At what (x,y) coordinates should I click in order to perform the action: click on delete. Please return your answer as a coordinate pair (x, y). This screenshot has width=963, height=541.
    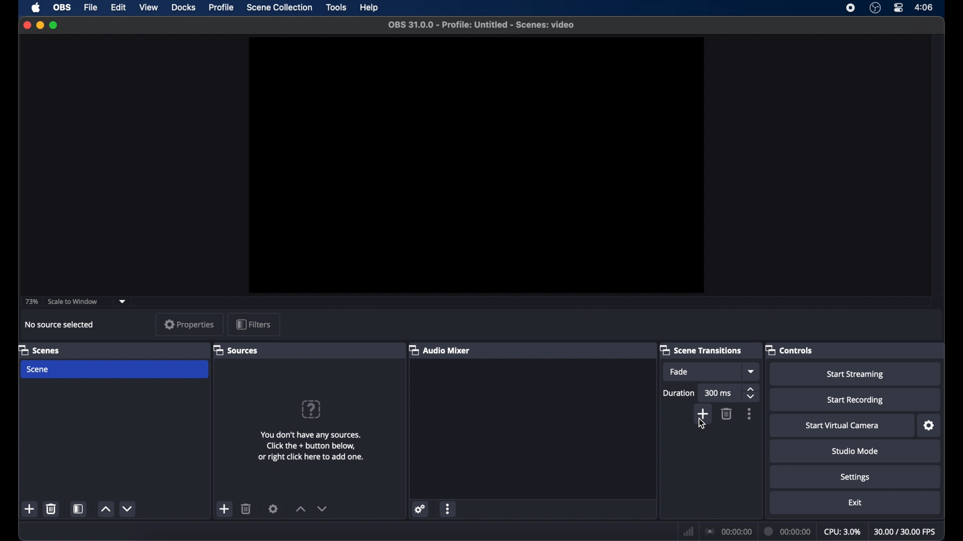
    Looking at the image, I should click on (246, 509).